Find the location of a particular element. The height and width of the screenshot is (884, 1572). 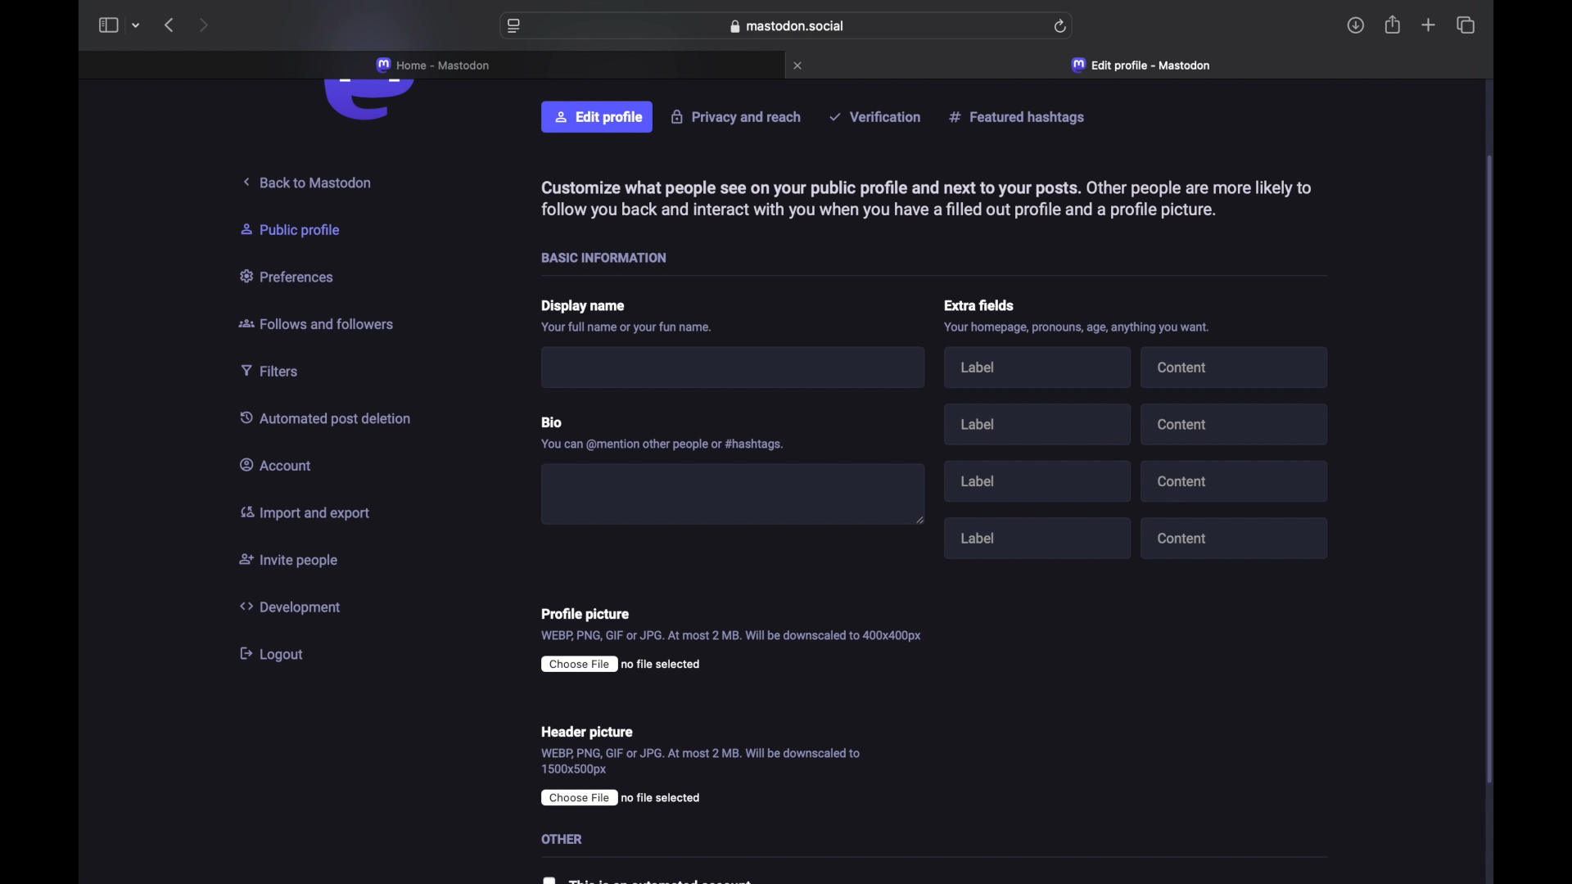

show tab overview is located at coordinates (1466, 25).